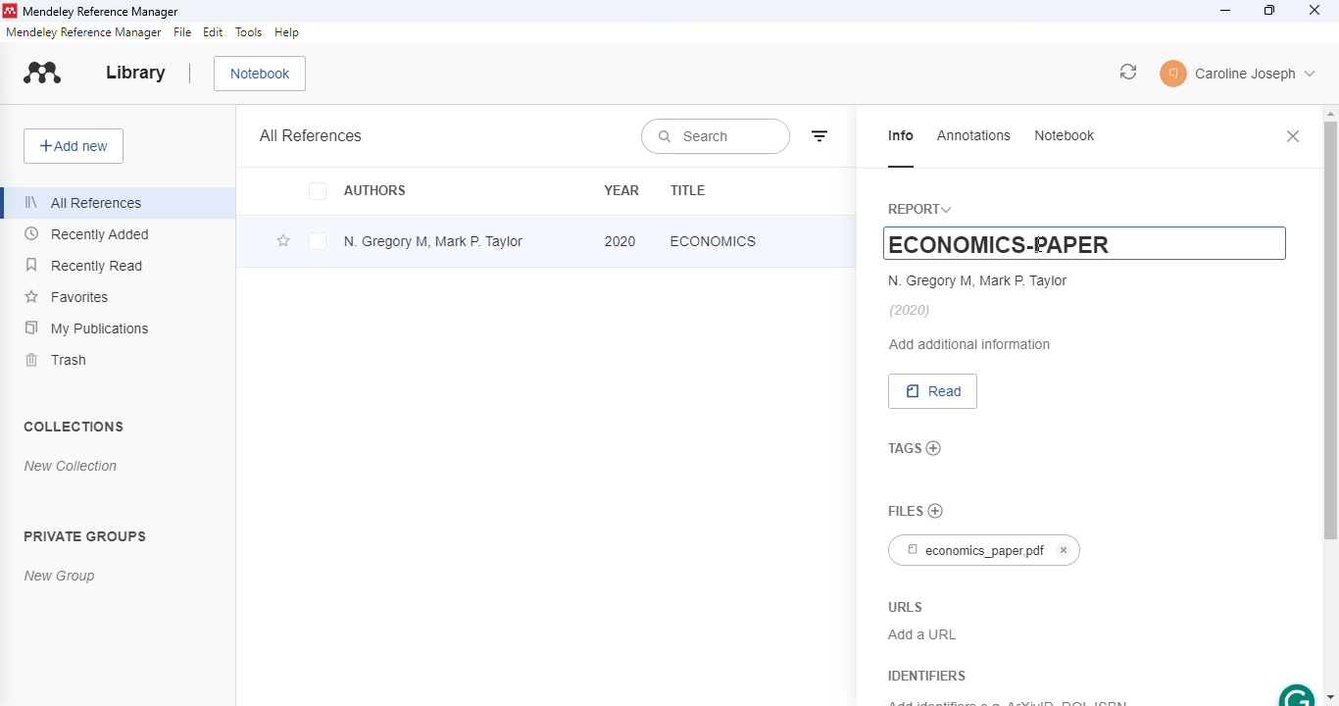  I want to click on maximize, so click(1269, 11).